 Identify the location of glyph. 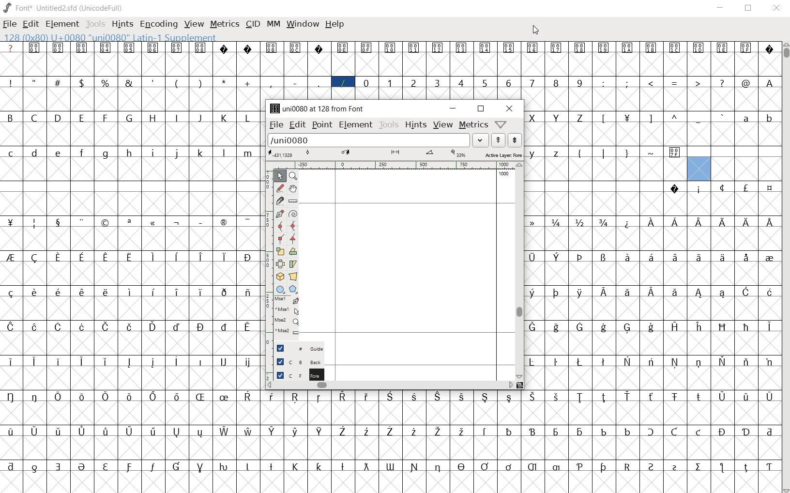
(58, 257).